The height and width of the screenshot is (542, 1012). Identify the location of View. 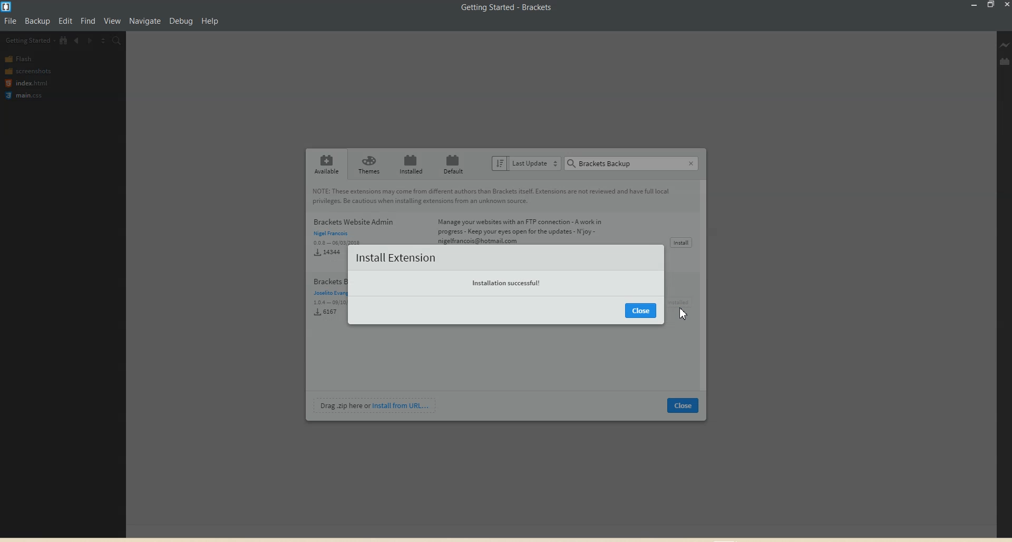
(115, 20).